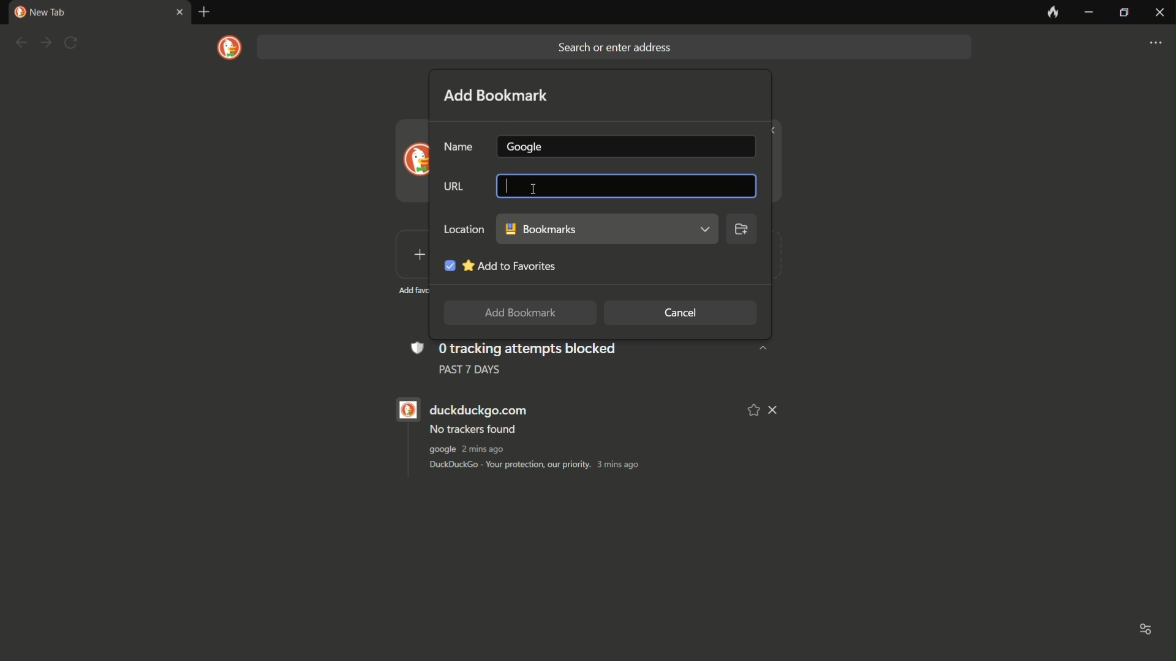 Image resolution: width=1176 pixels, height=661 pixels. What do you see at coordinates (612, 47) in the screenshot?
I see `search bar` at bounding box center [612, 47].